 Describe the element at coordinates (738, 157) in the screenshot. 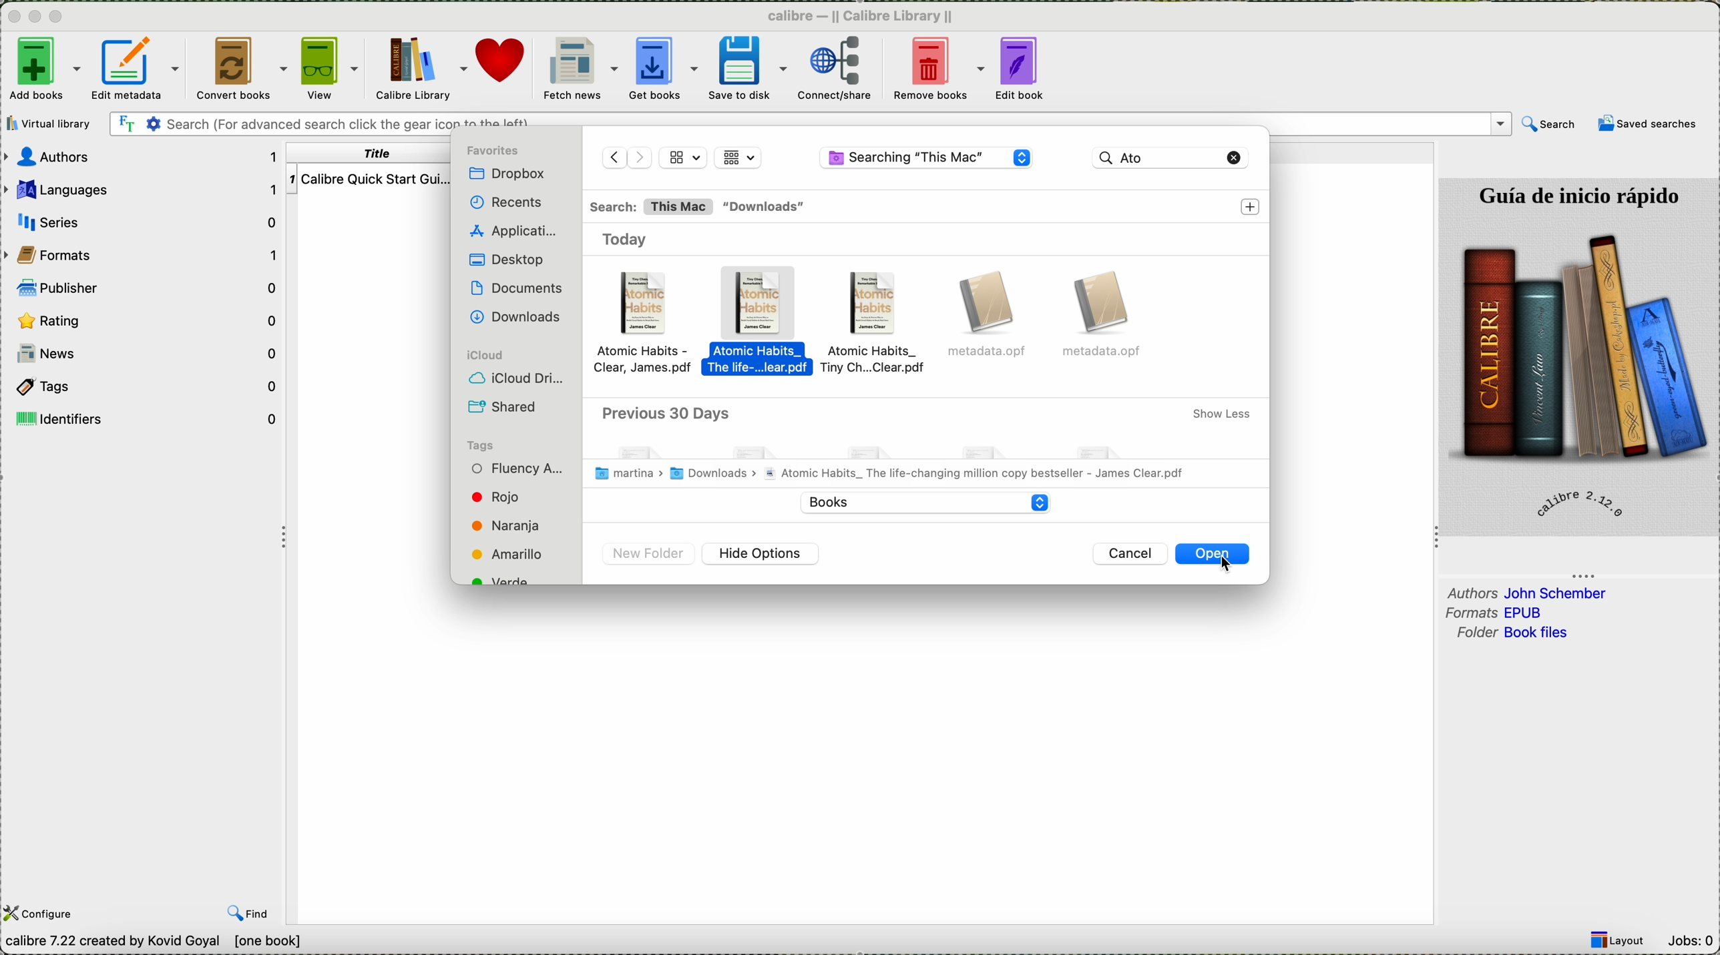

I see `grid view` at that location.